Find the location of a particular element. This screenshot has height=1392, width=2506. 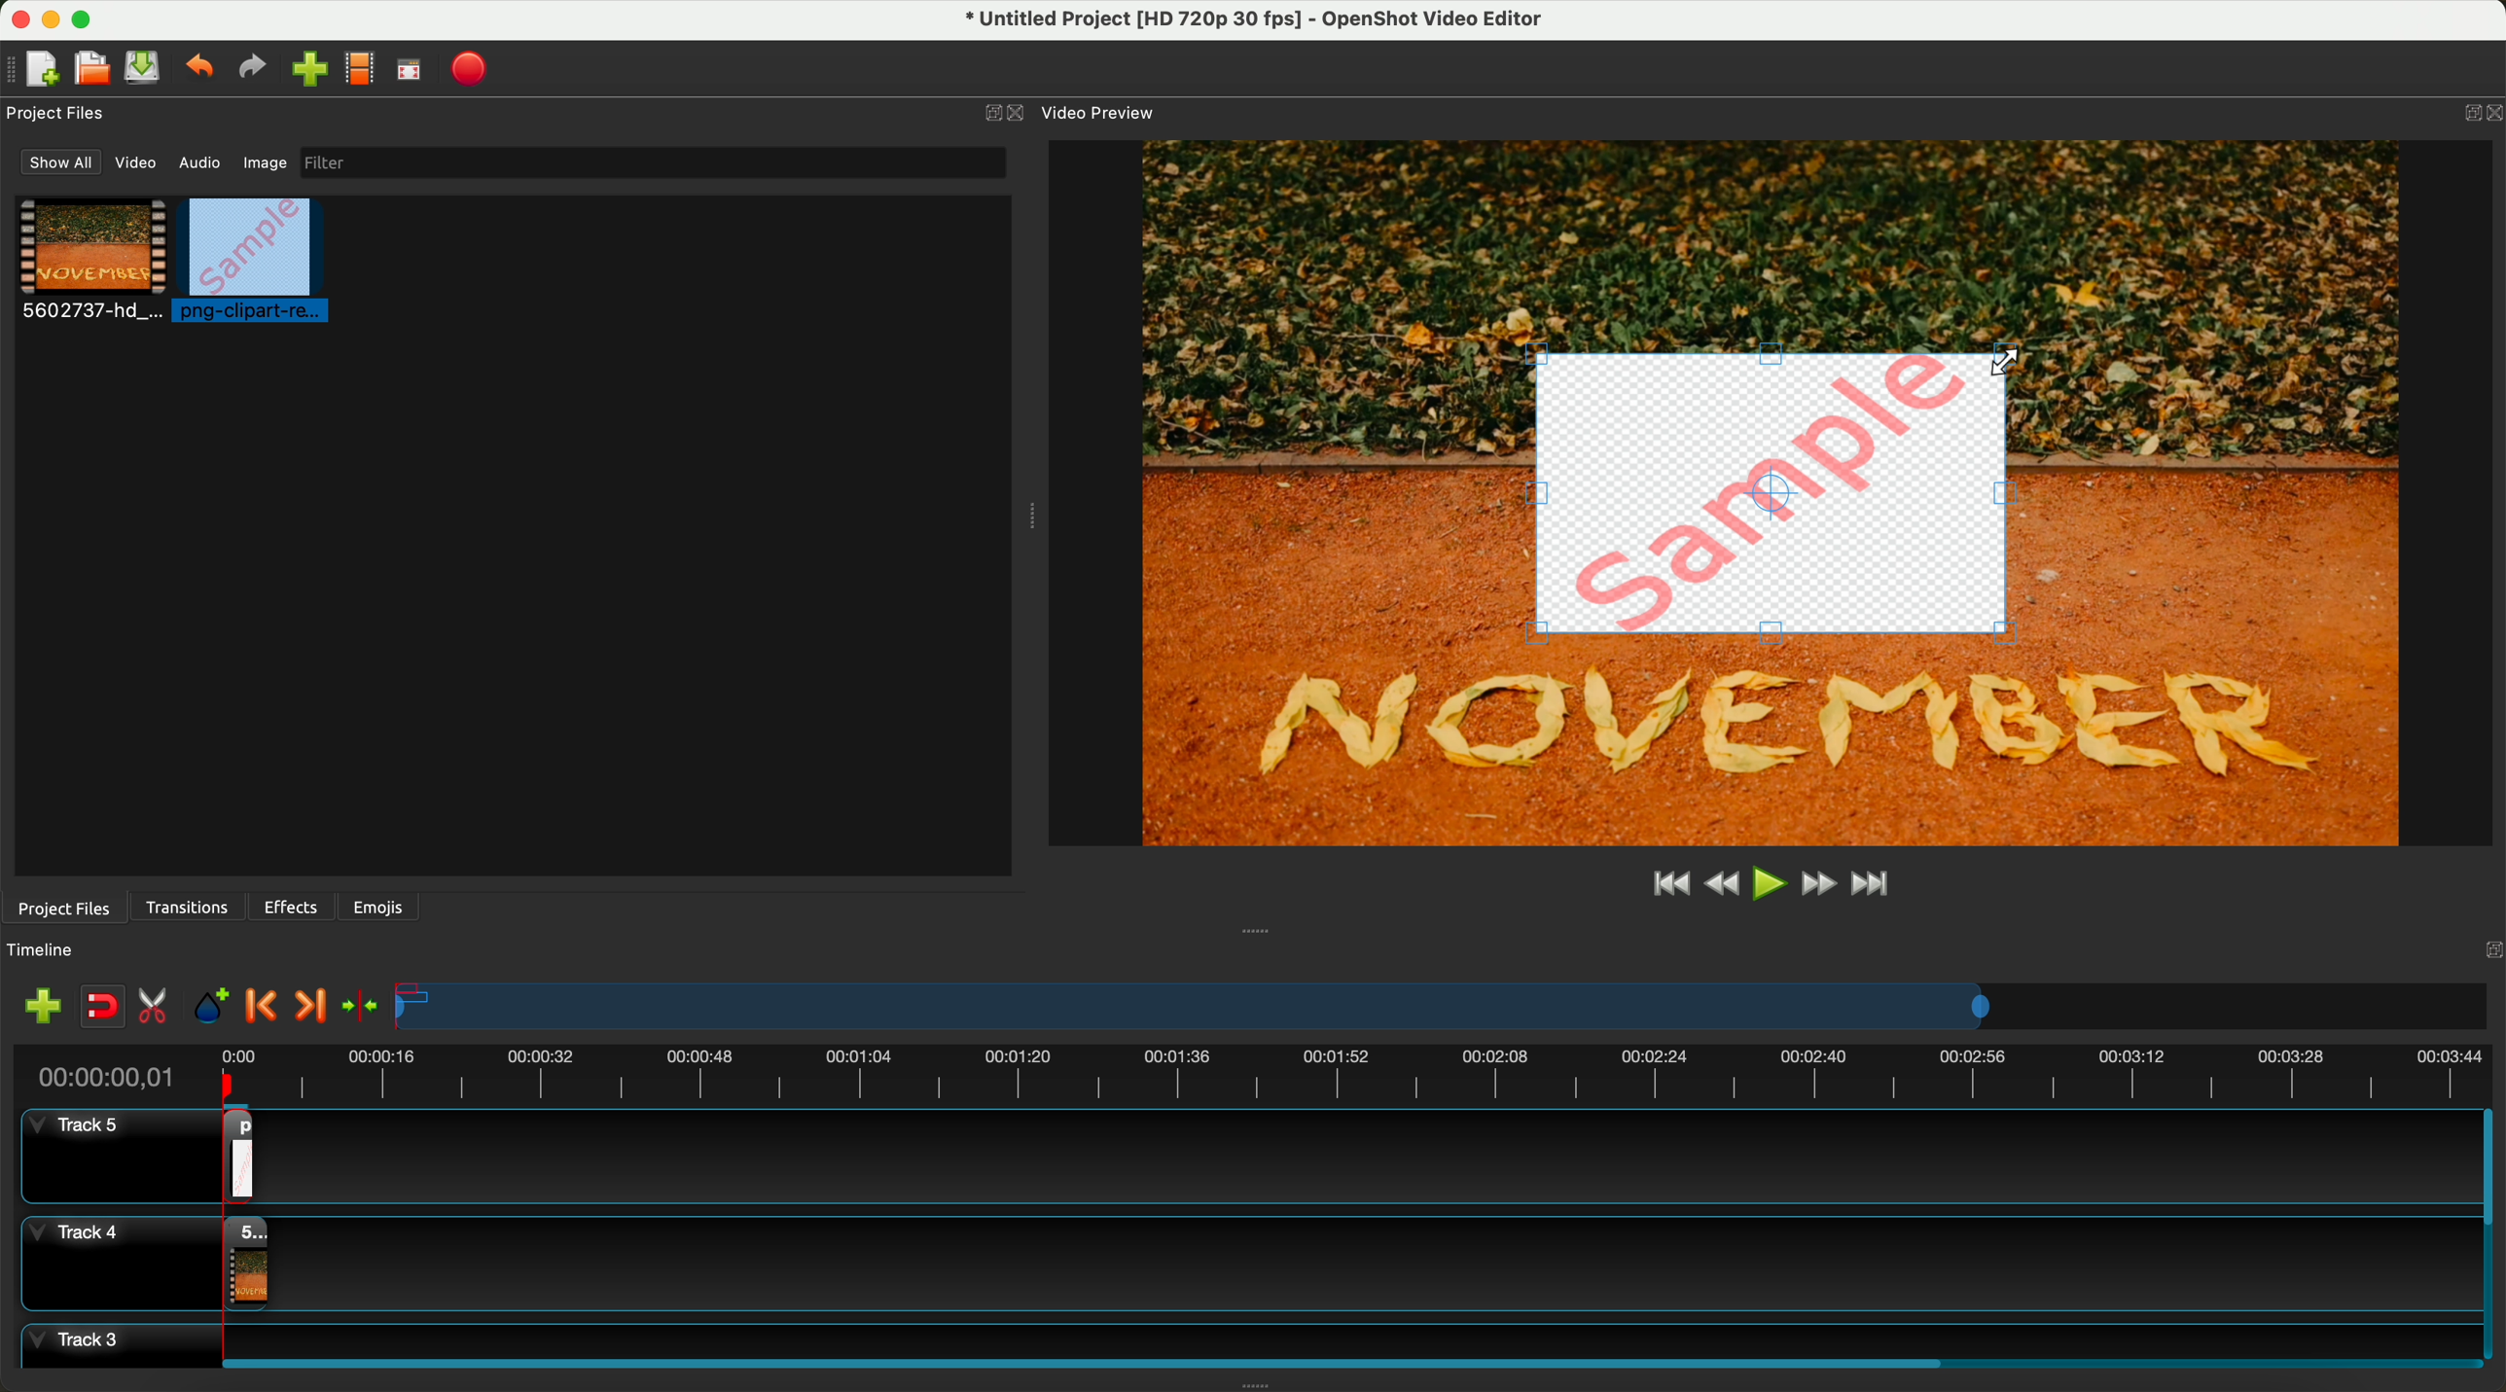

enable razor is located at coordinates (158, 1010).